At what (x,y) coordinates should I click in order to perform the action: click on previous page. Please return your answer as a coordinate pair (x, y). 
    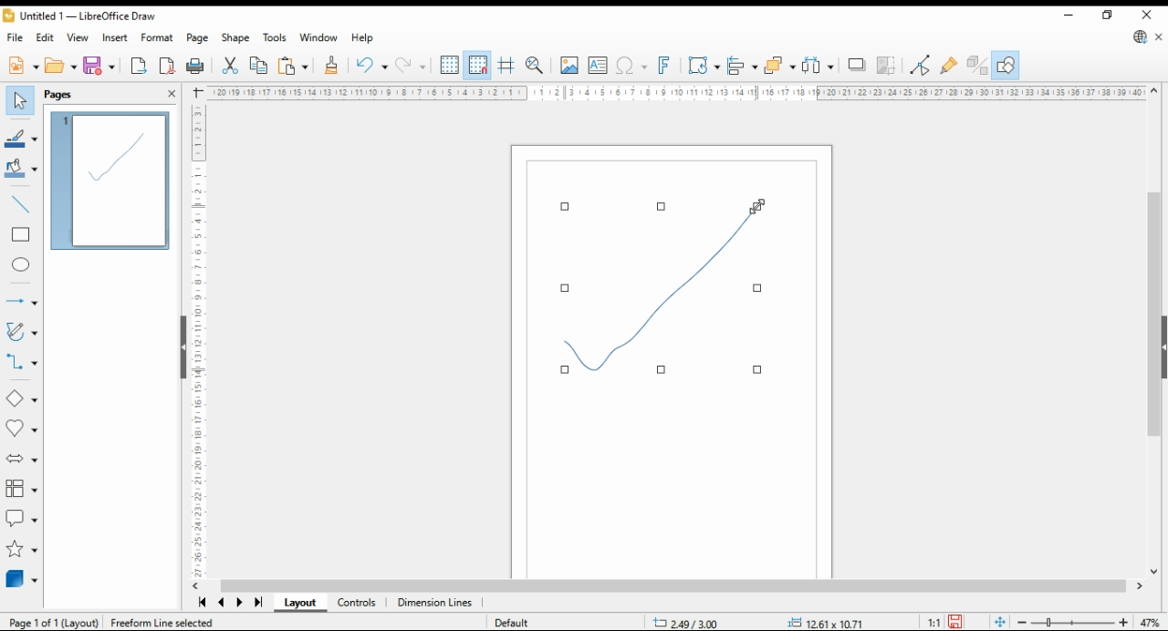
    Looking at the image, I should click on (221, 603).